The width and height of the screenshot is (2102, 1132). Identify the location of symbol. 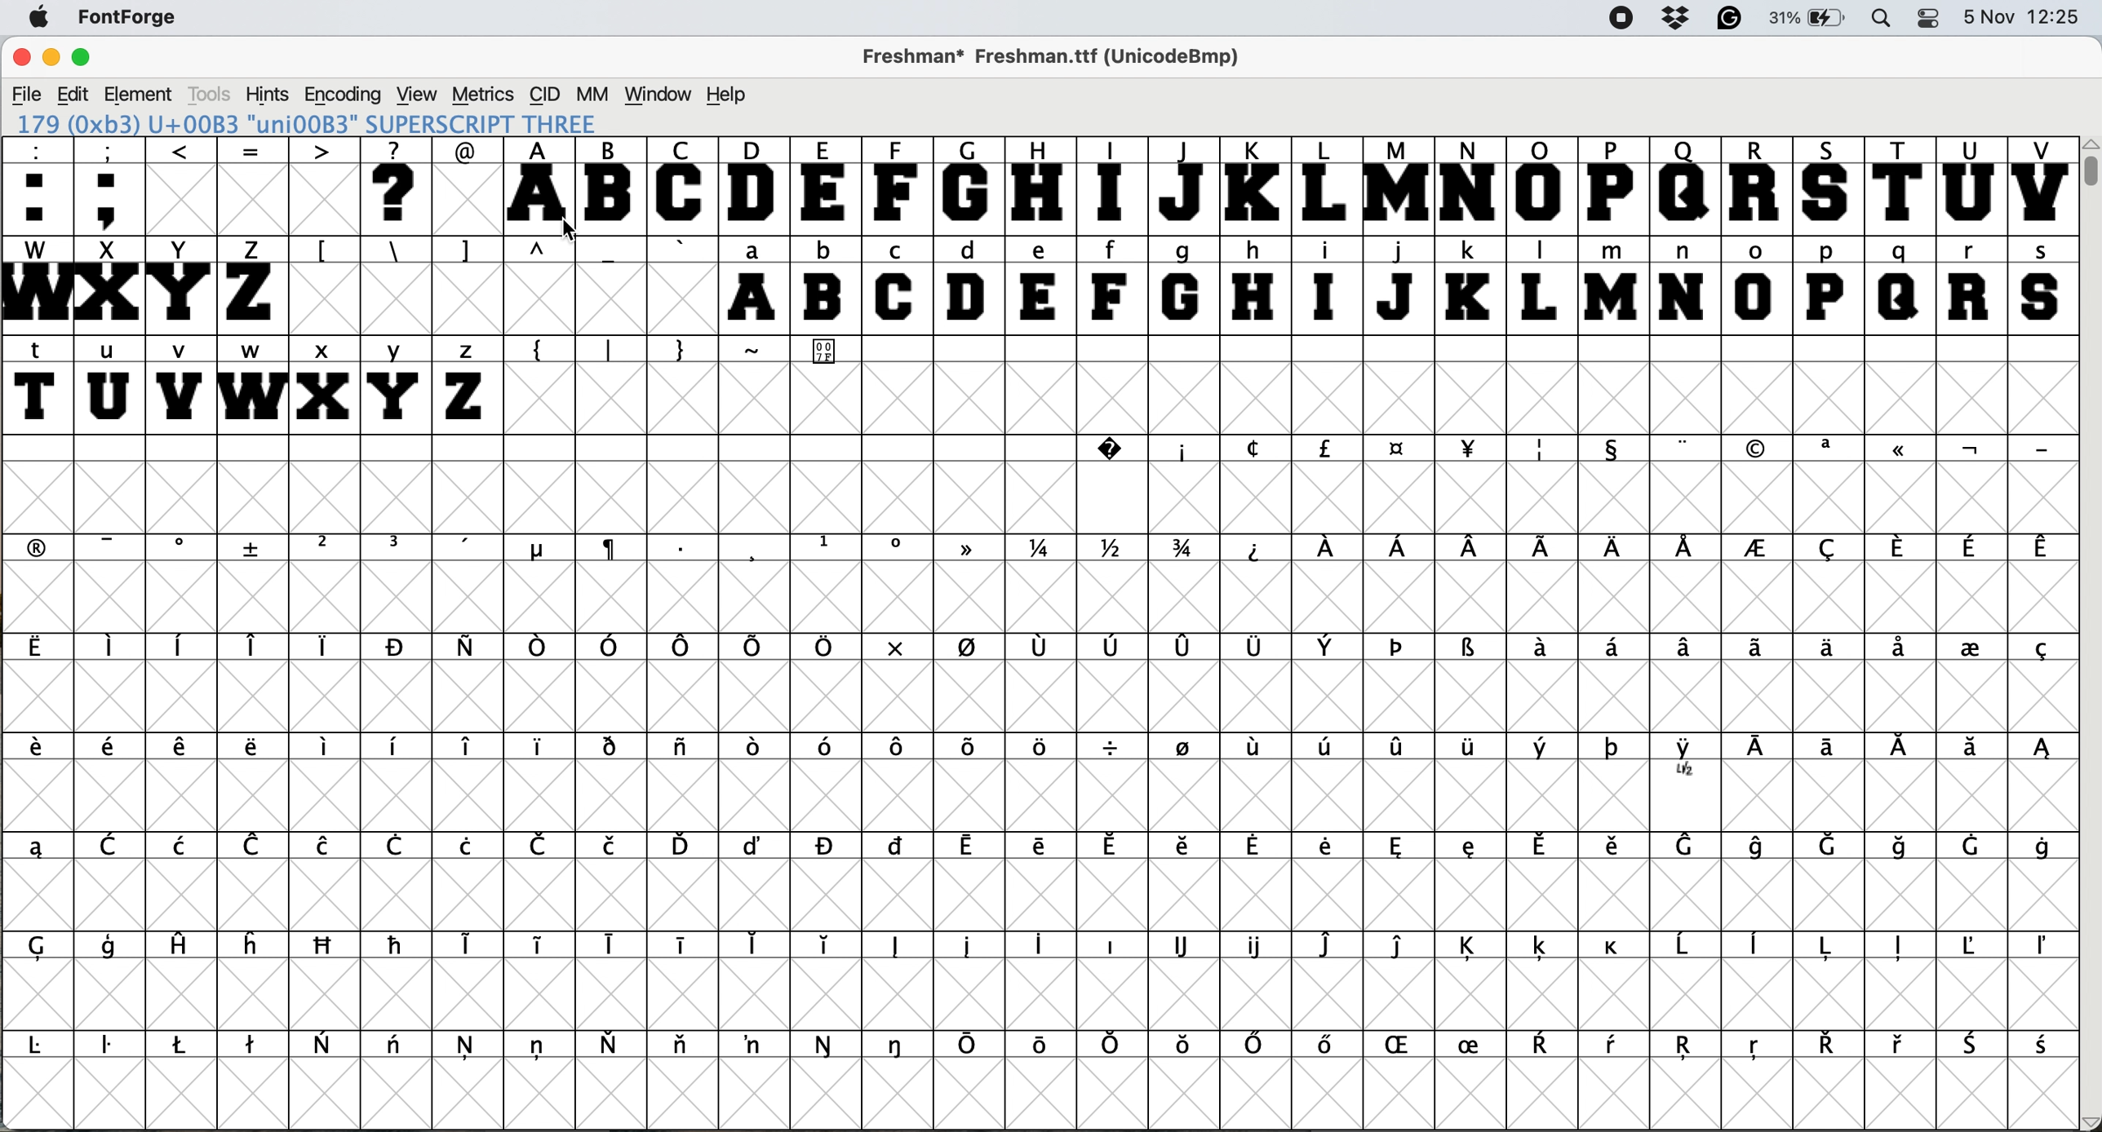
(968, 848).